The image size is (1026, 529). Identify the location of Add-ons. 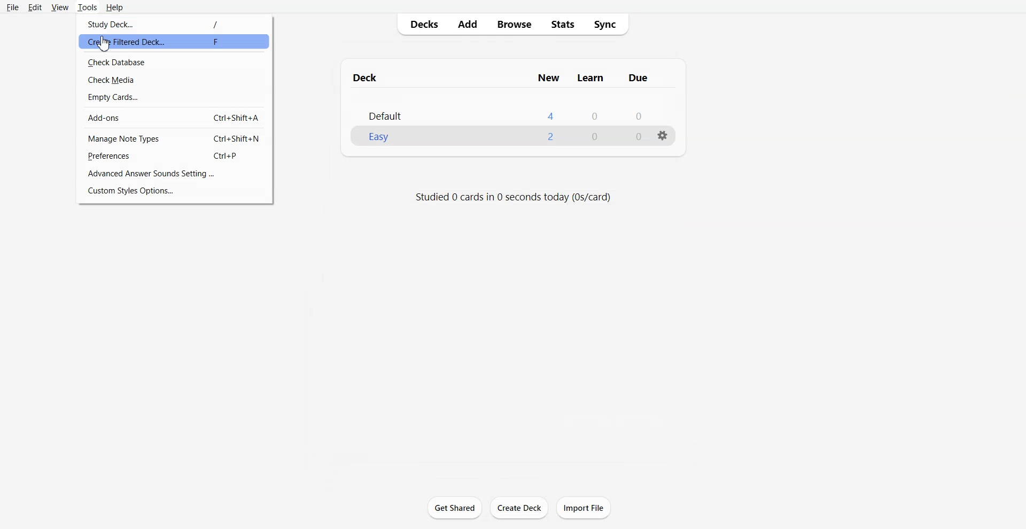
(175, 116).